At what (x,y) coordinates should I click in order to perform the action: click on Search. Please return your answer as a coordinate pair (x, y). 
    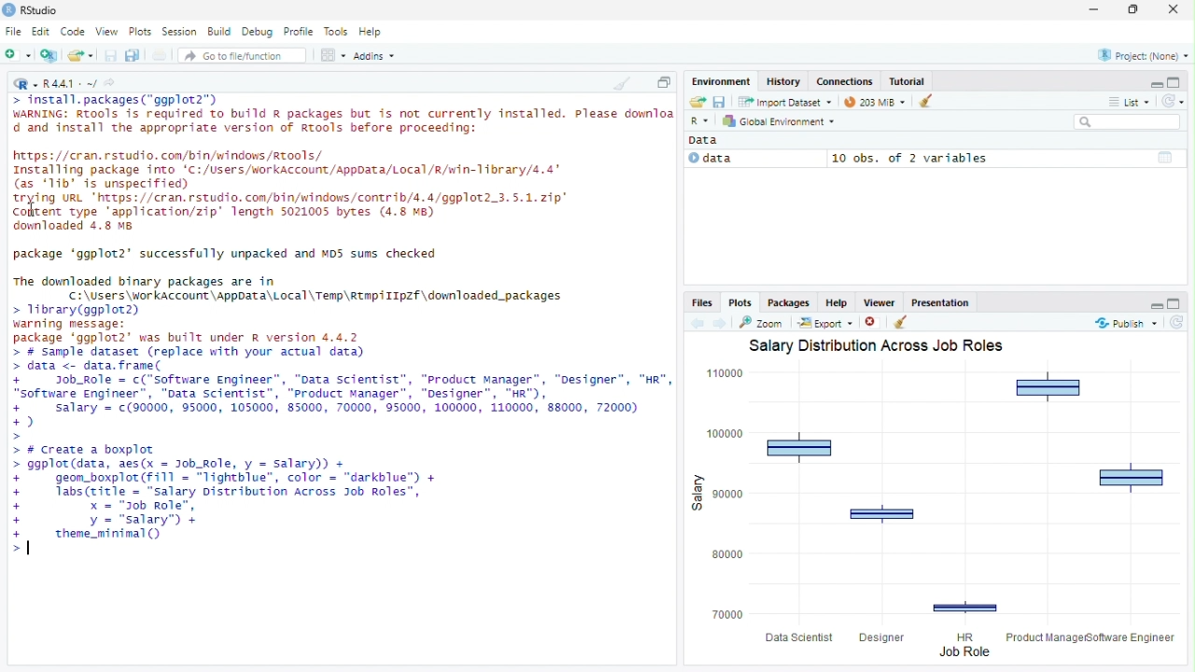
    Looking at the image, I should click on (1129, 122).